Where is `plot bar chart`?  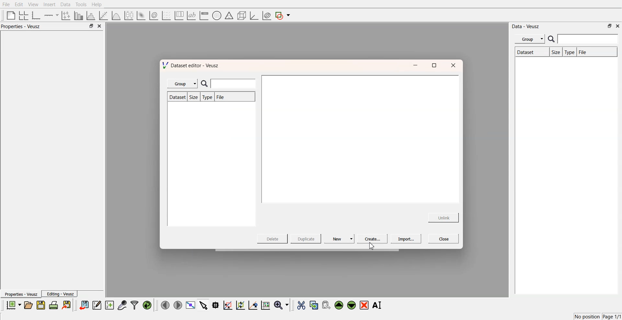 plot bar chart is located at coordinates (78, 16).